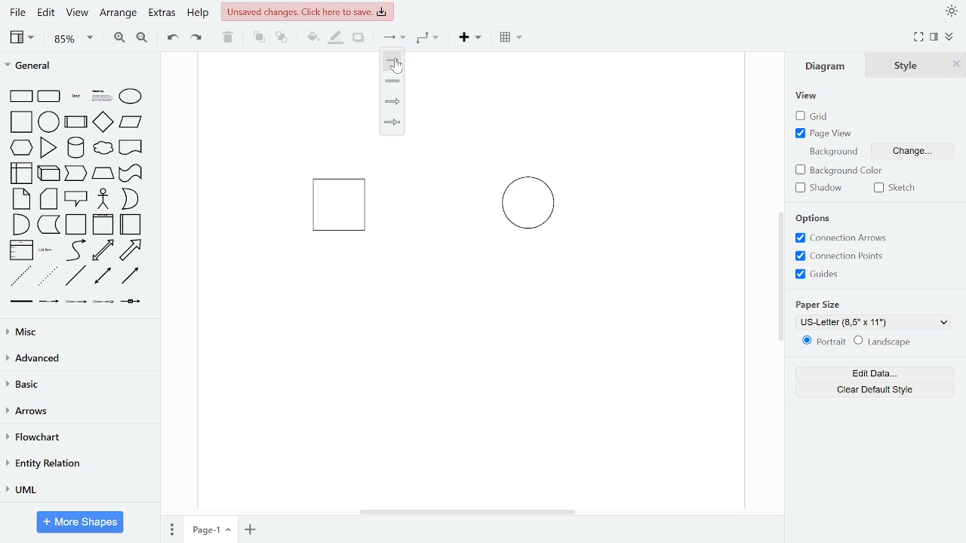  What do you see at coordinates (432, 38) in the screenshot?
I see `waypoints` at bounding box center [432, 38].